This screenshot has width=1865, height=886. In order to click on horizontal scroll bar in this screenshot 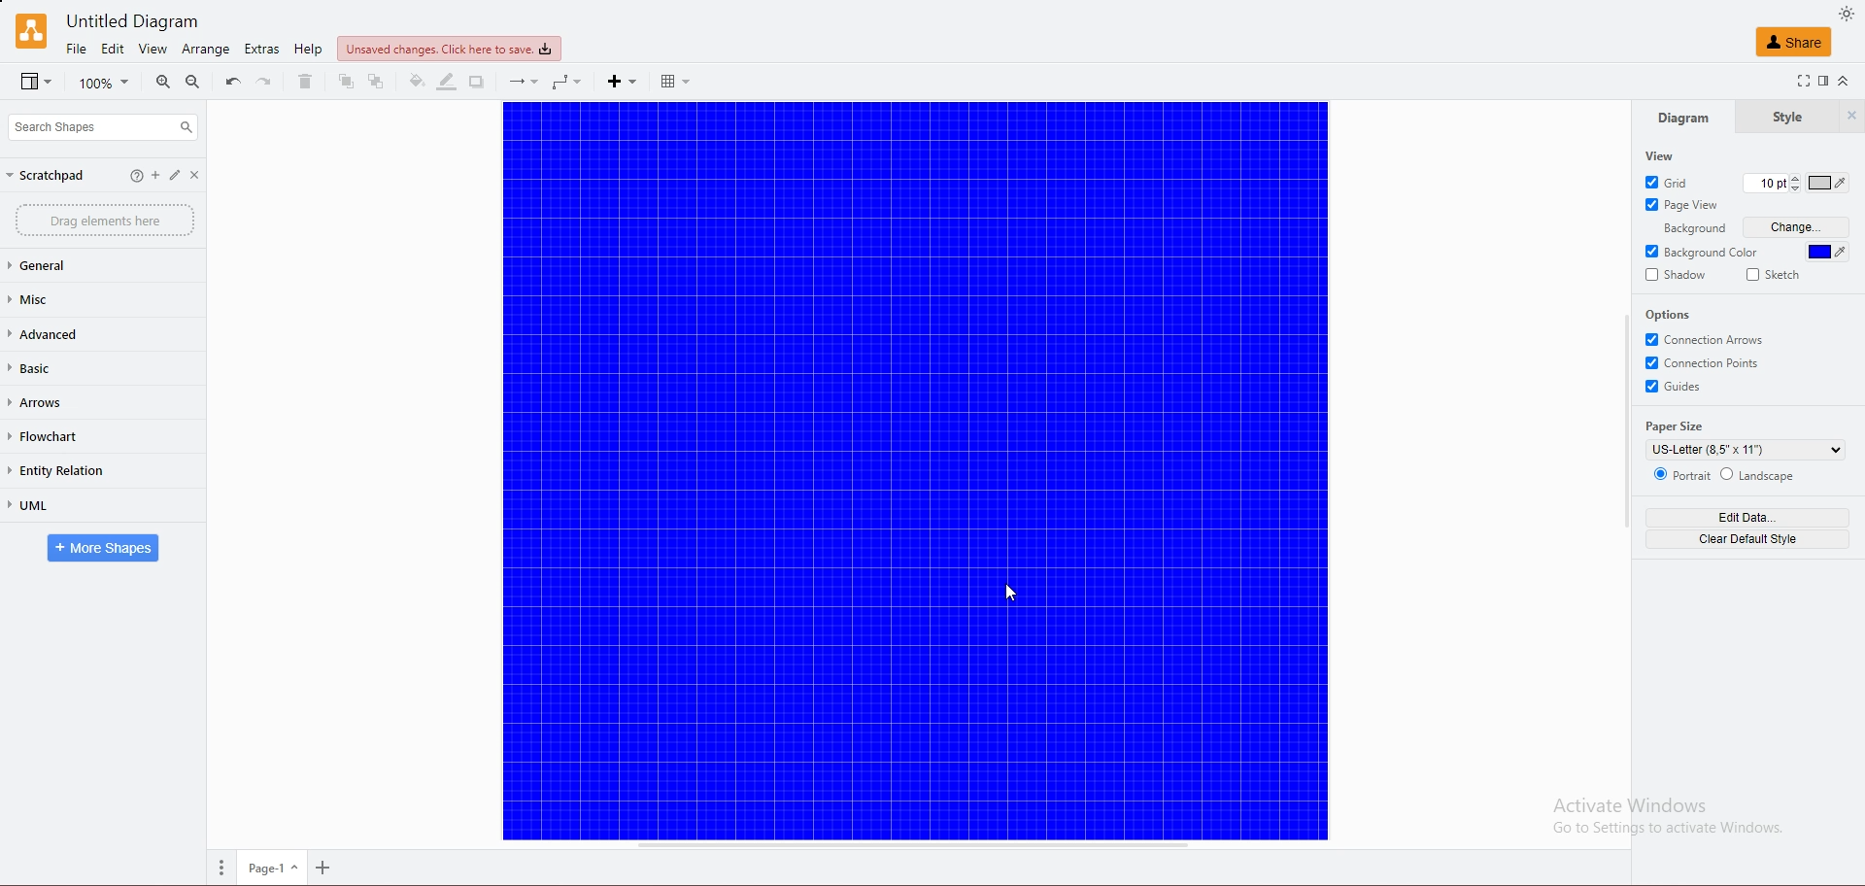, I will do `click(909, 848)`.